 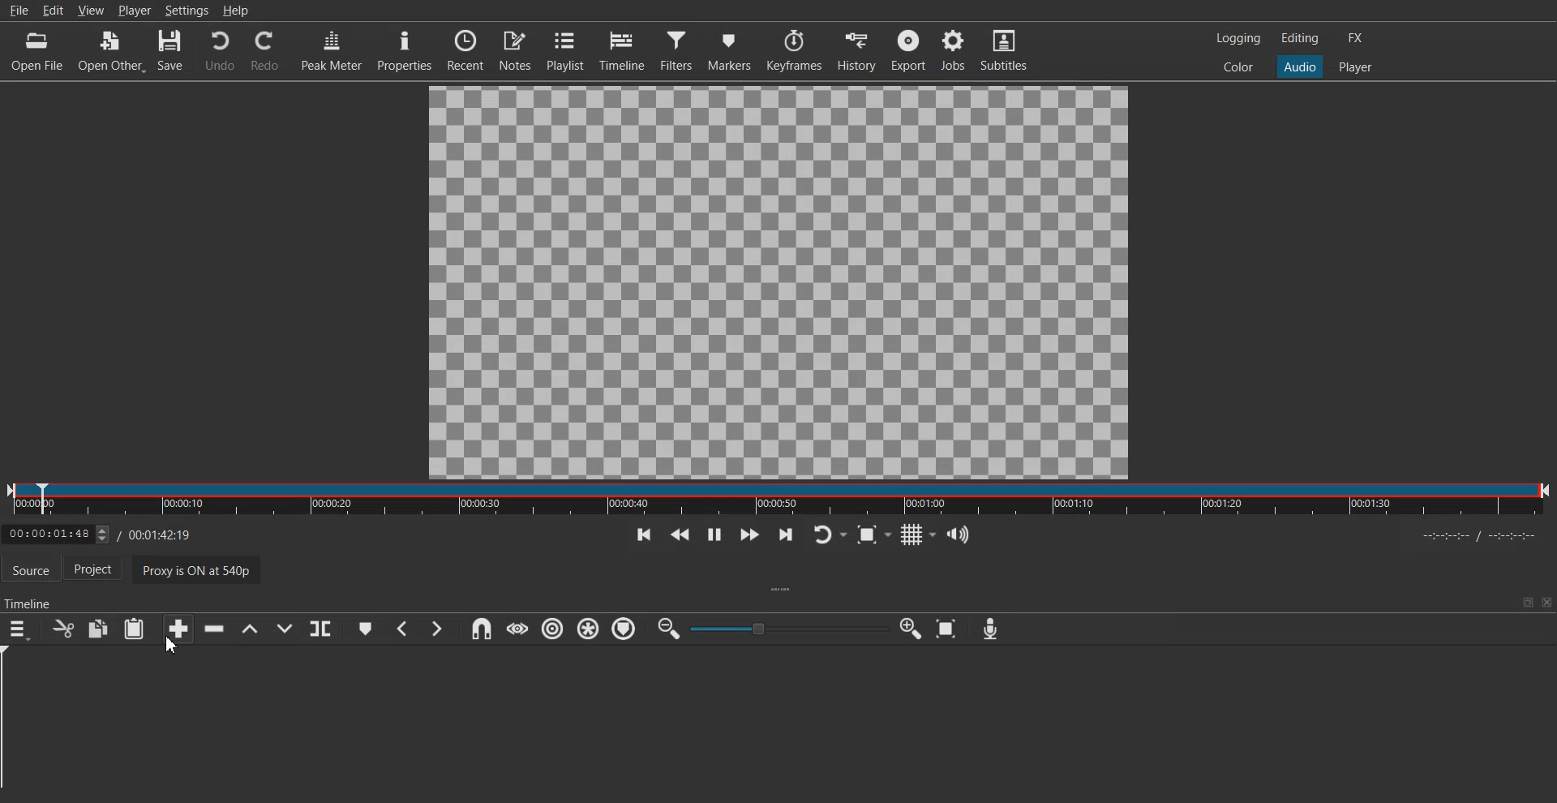 What do you see at coordinates (587, 628) in the screenshot?
I see `Ripple all track` at bounding box center [587, 628].